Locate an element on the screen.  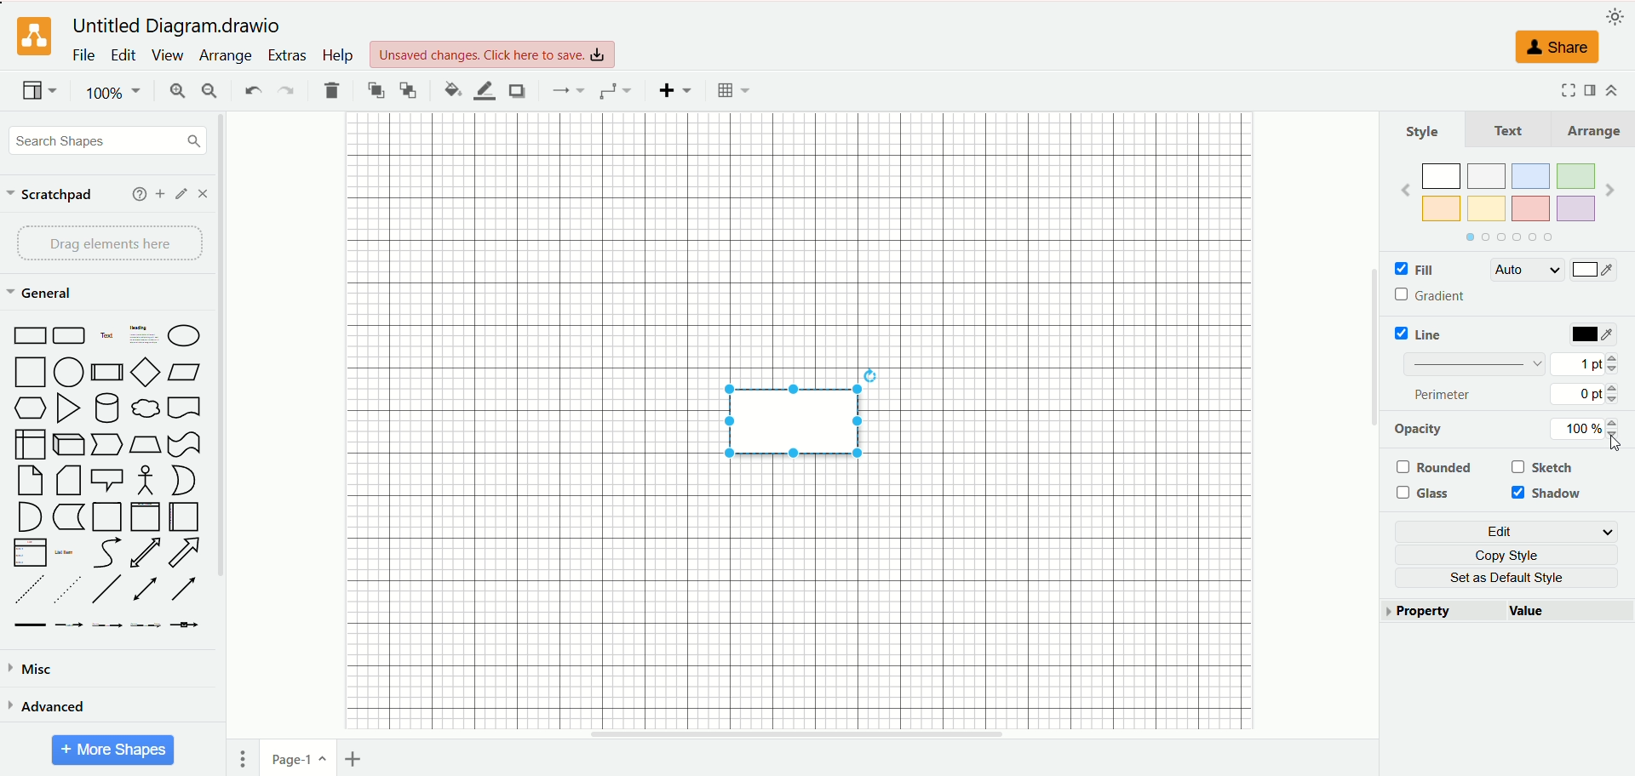
redo is located at coordinates (284, 92).